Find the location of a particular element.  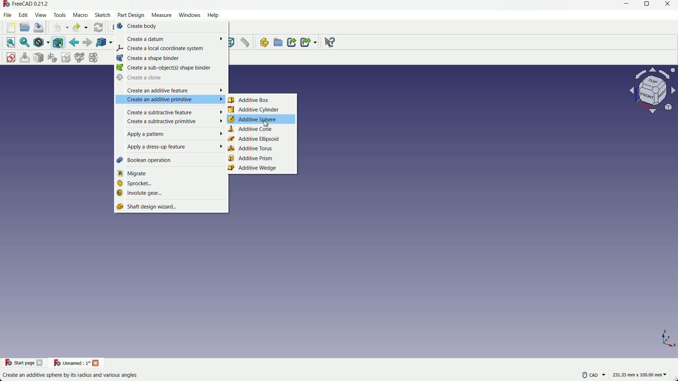

part design menu is located at coordinates (131, 16).